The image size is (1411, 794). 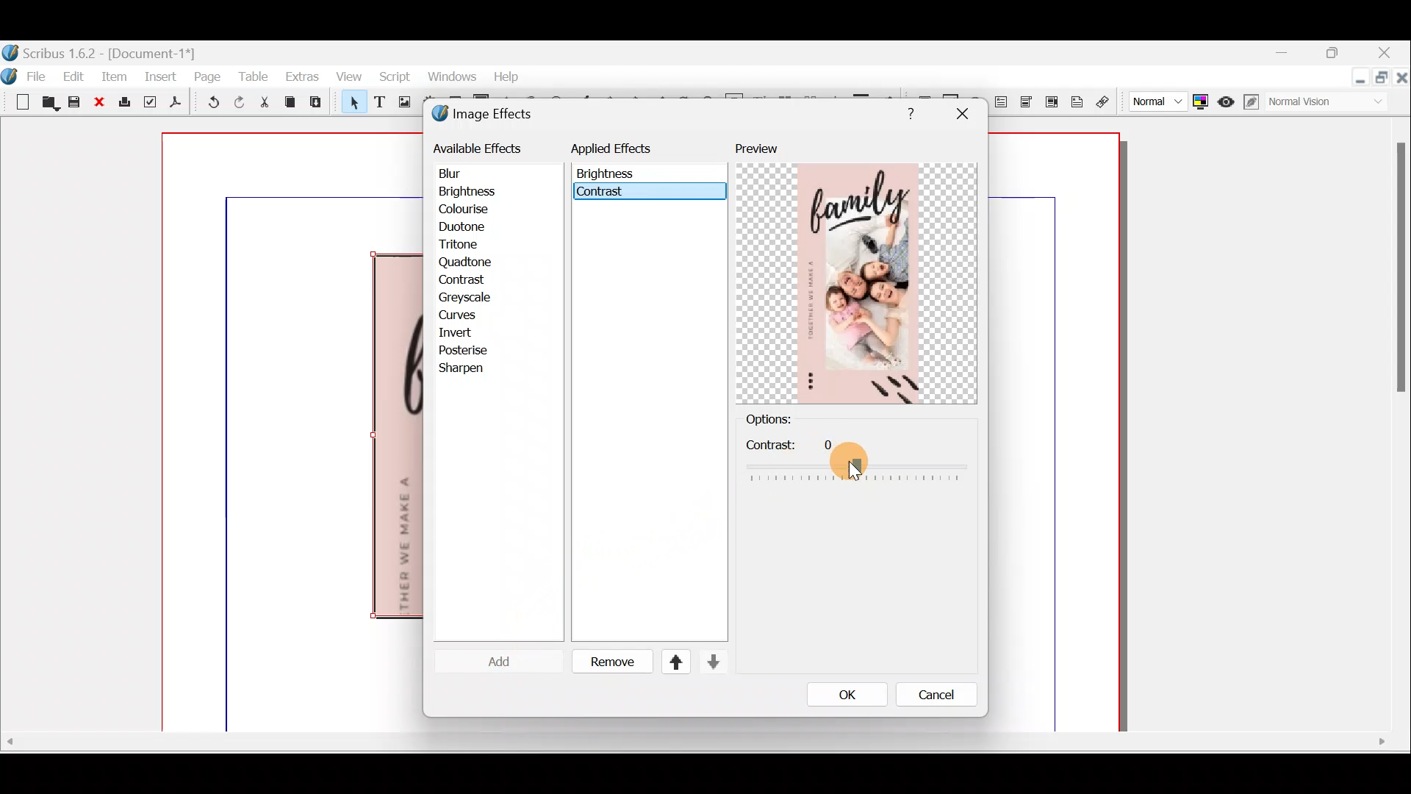 What do you see at coordinates (101, 103) in the screenshot?
I see `Close` at bounding box center [101, 103].